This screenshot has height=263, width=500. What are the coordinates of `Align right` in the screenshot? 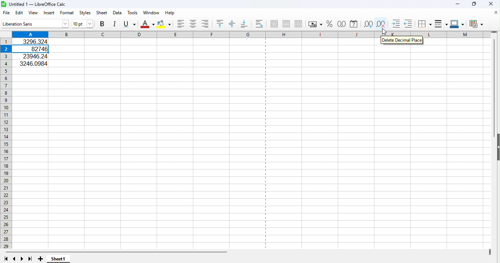 It's located at (204, 24).